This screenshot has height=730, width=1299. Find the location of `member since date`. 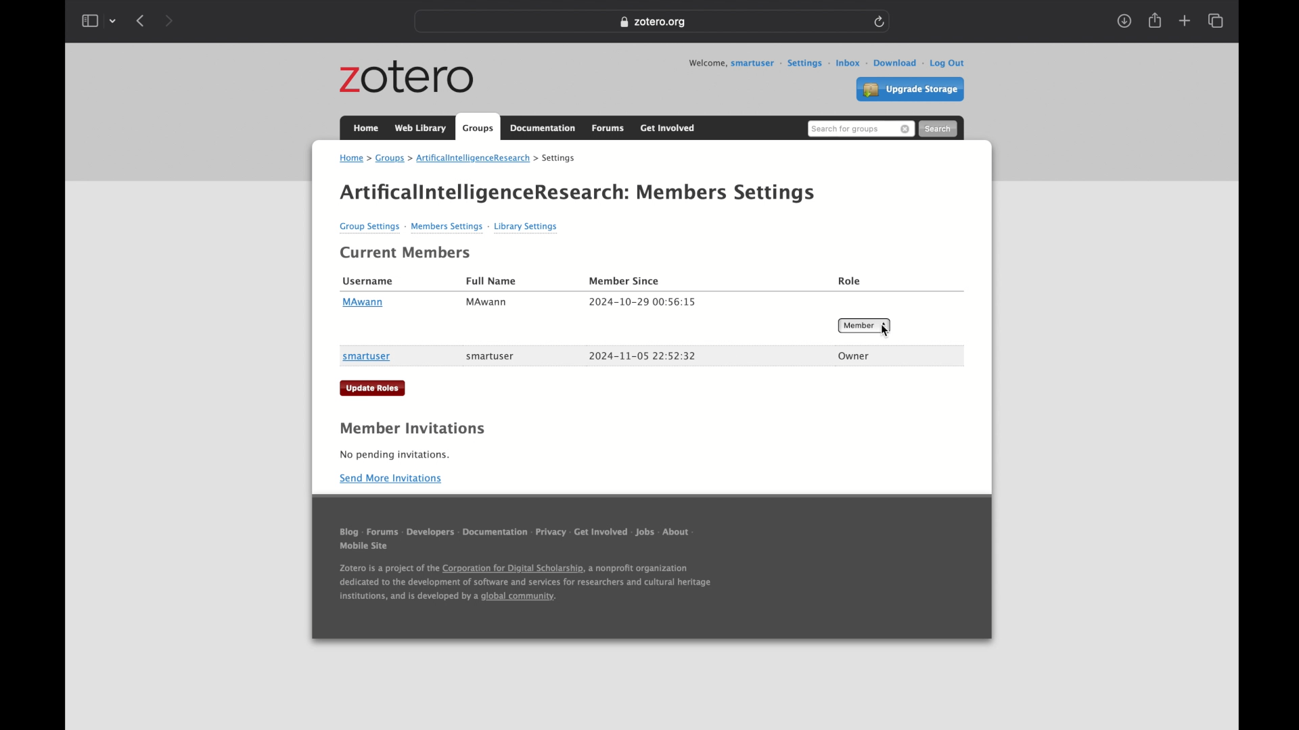

member since date is located at coordinates (642, 302).